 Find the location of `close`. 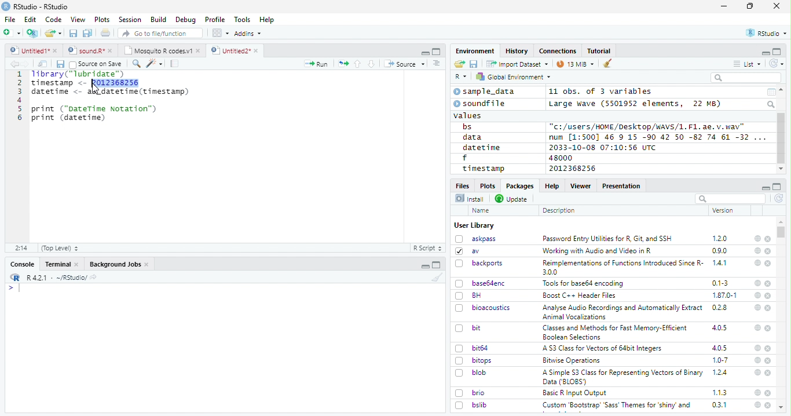

close is located at coordinates (769, 295).